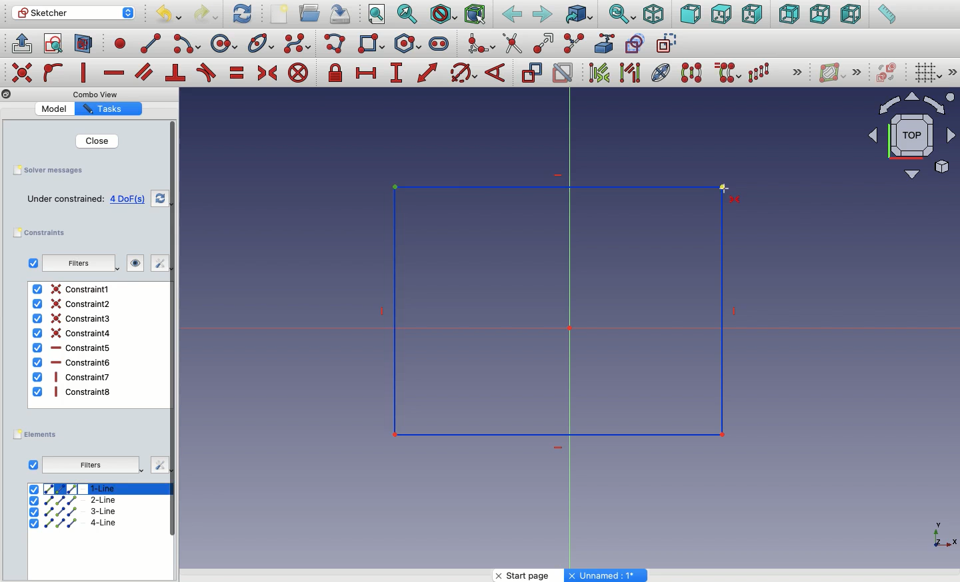 The image size is (960, 582). Describe the element at coordinates (262, 44) in the screenshot. I see `Conic` at that location.